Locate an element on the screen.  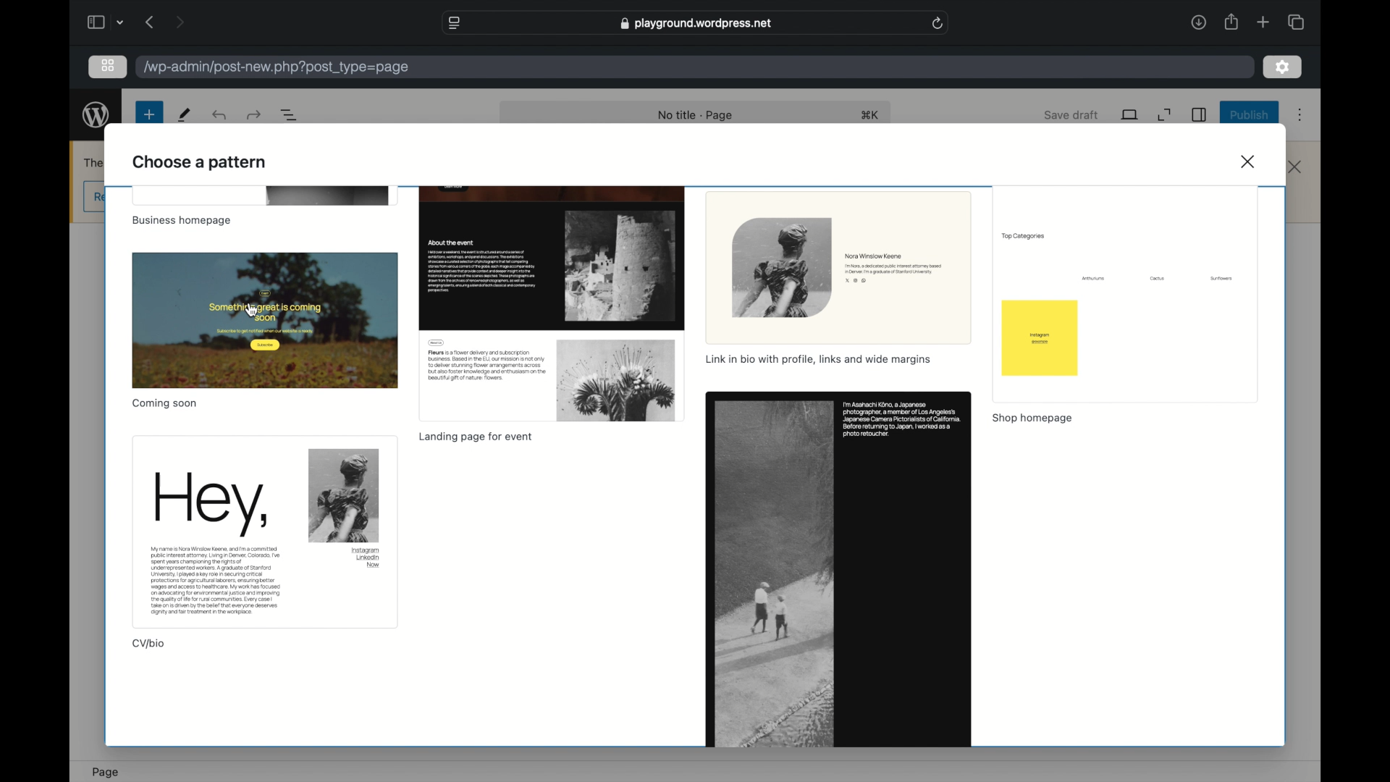
view is located at coordinates (1129, 115).